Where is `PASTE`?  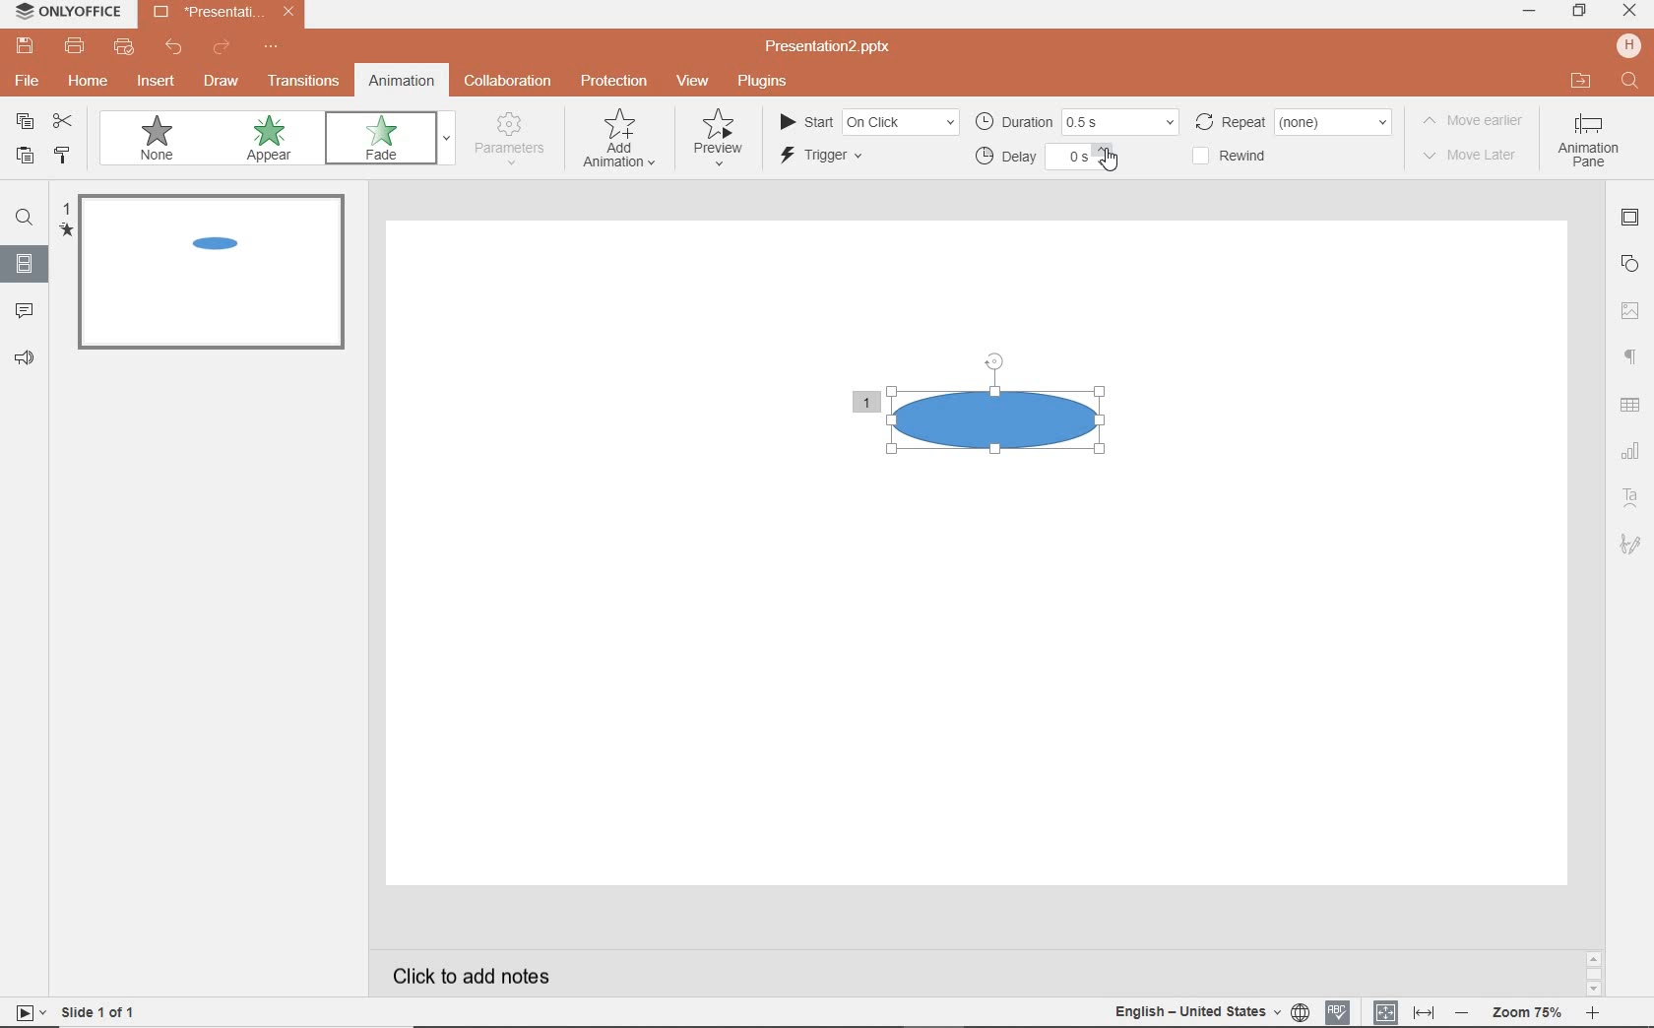 PASTE is located at coordinates (24, 157).